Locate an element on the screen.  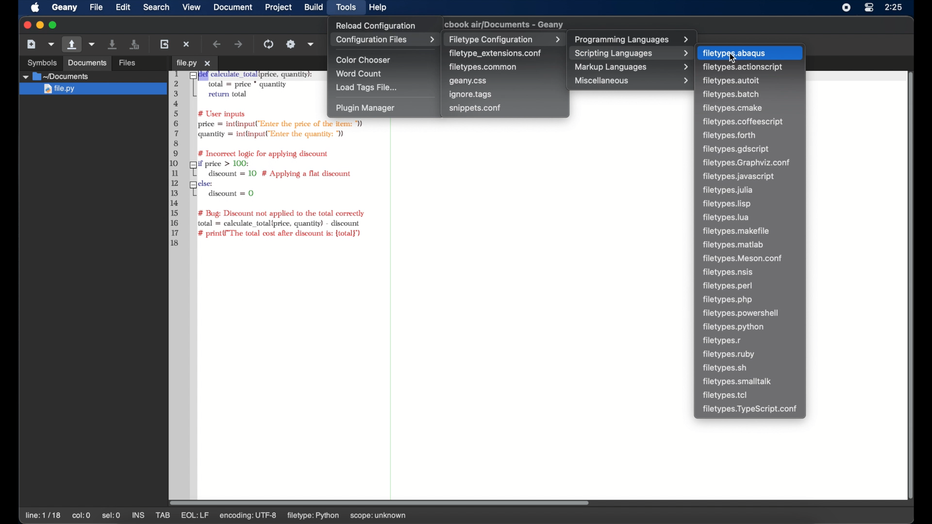
color chooser  is located at coordinates (365, 60).